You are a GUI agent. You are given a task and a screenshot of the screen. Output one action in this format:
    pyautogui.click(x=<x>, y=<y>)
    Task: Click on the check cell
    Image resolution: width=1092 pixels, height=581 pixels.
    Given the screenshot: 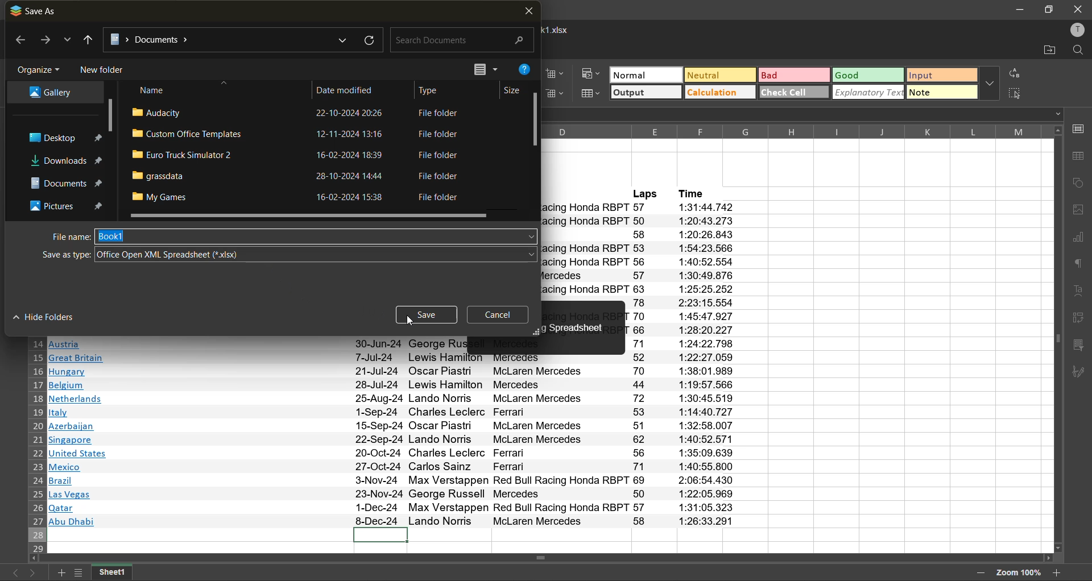 What is the action you would take?
    pyautogui.click(x=795, y=92)
    